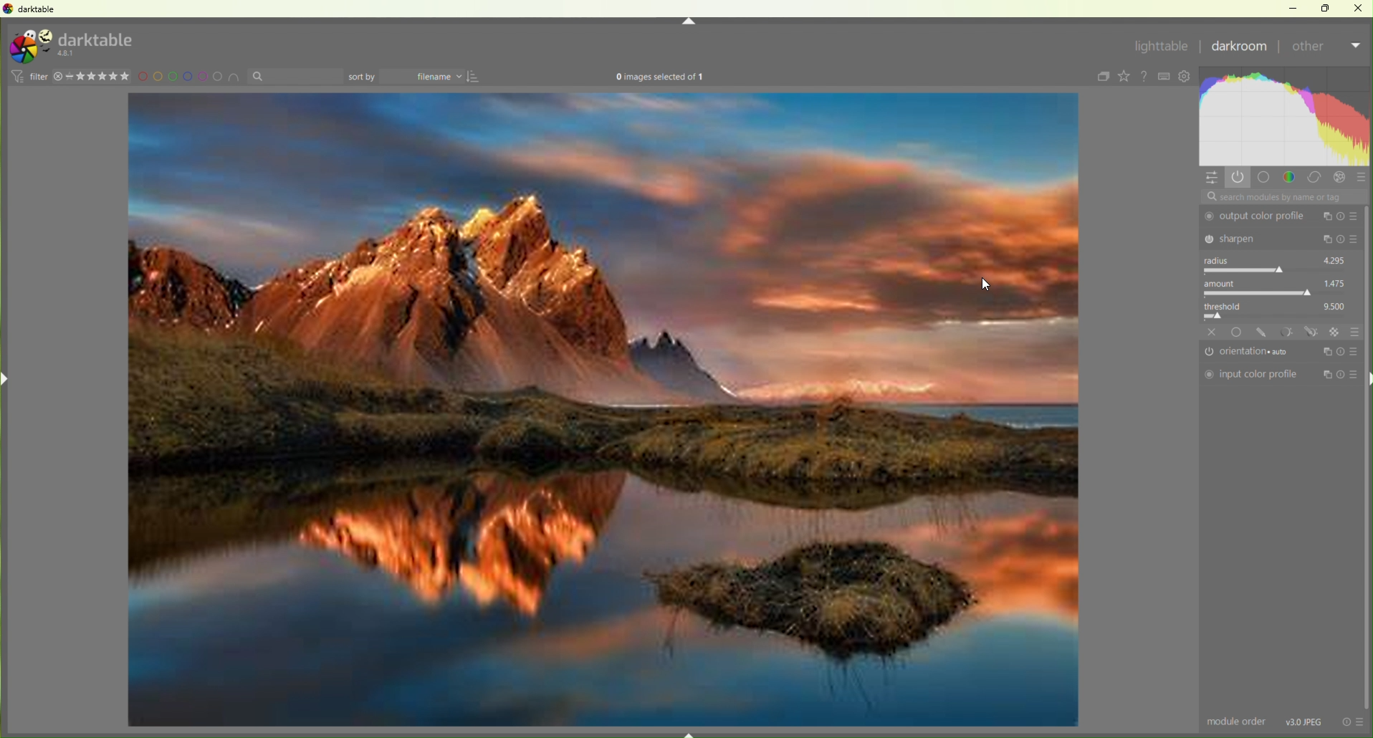 The height and width of the screenshot is (738, 1373). I want to click on Details , so click(1305, 721).